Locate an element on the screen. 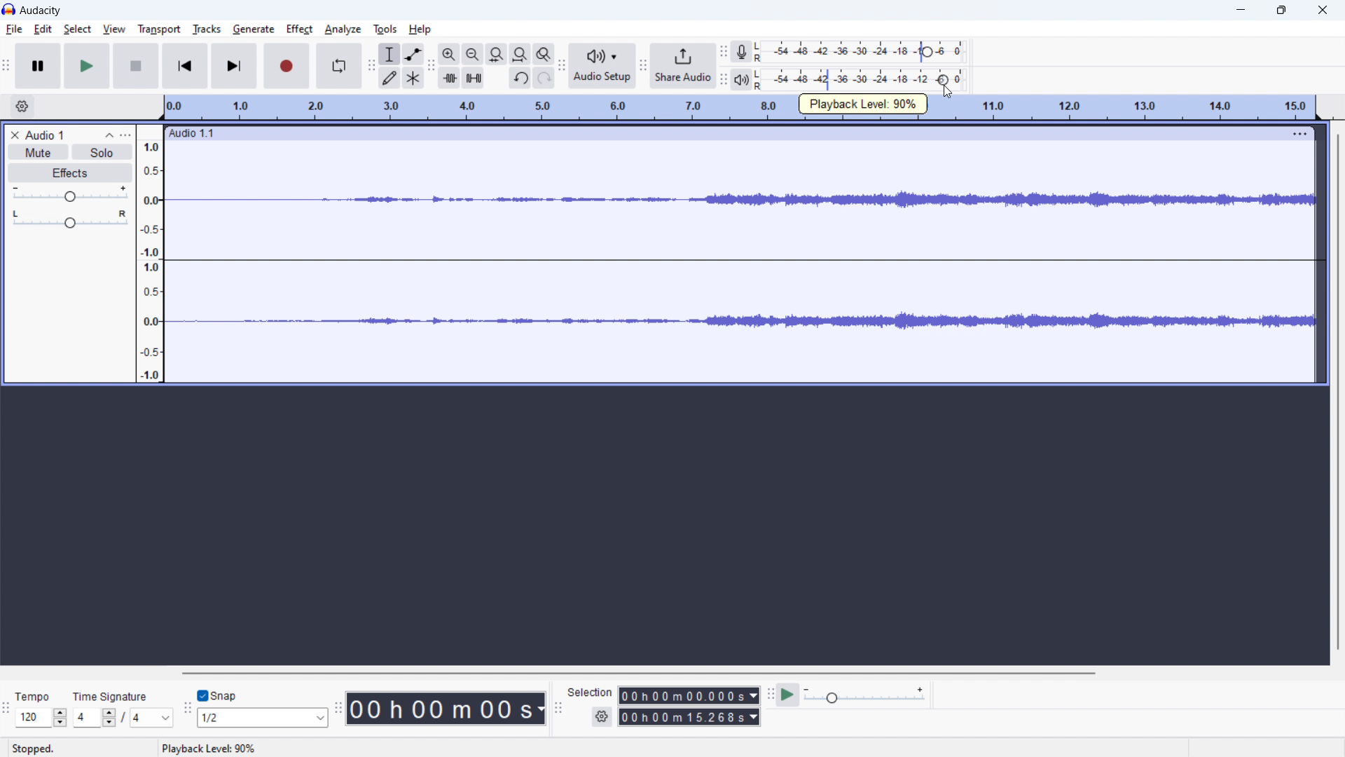  help is located at coordinates (420, 29).